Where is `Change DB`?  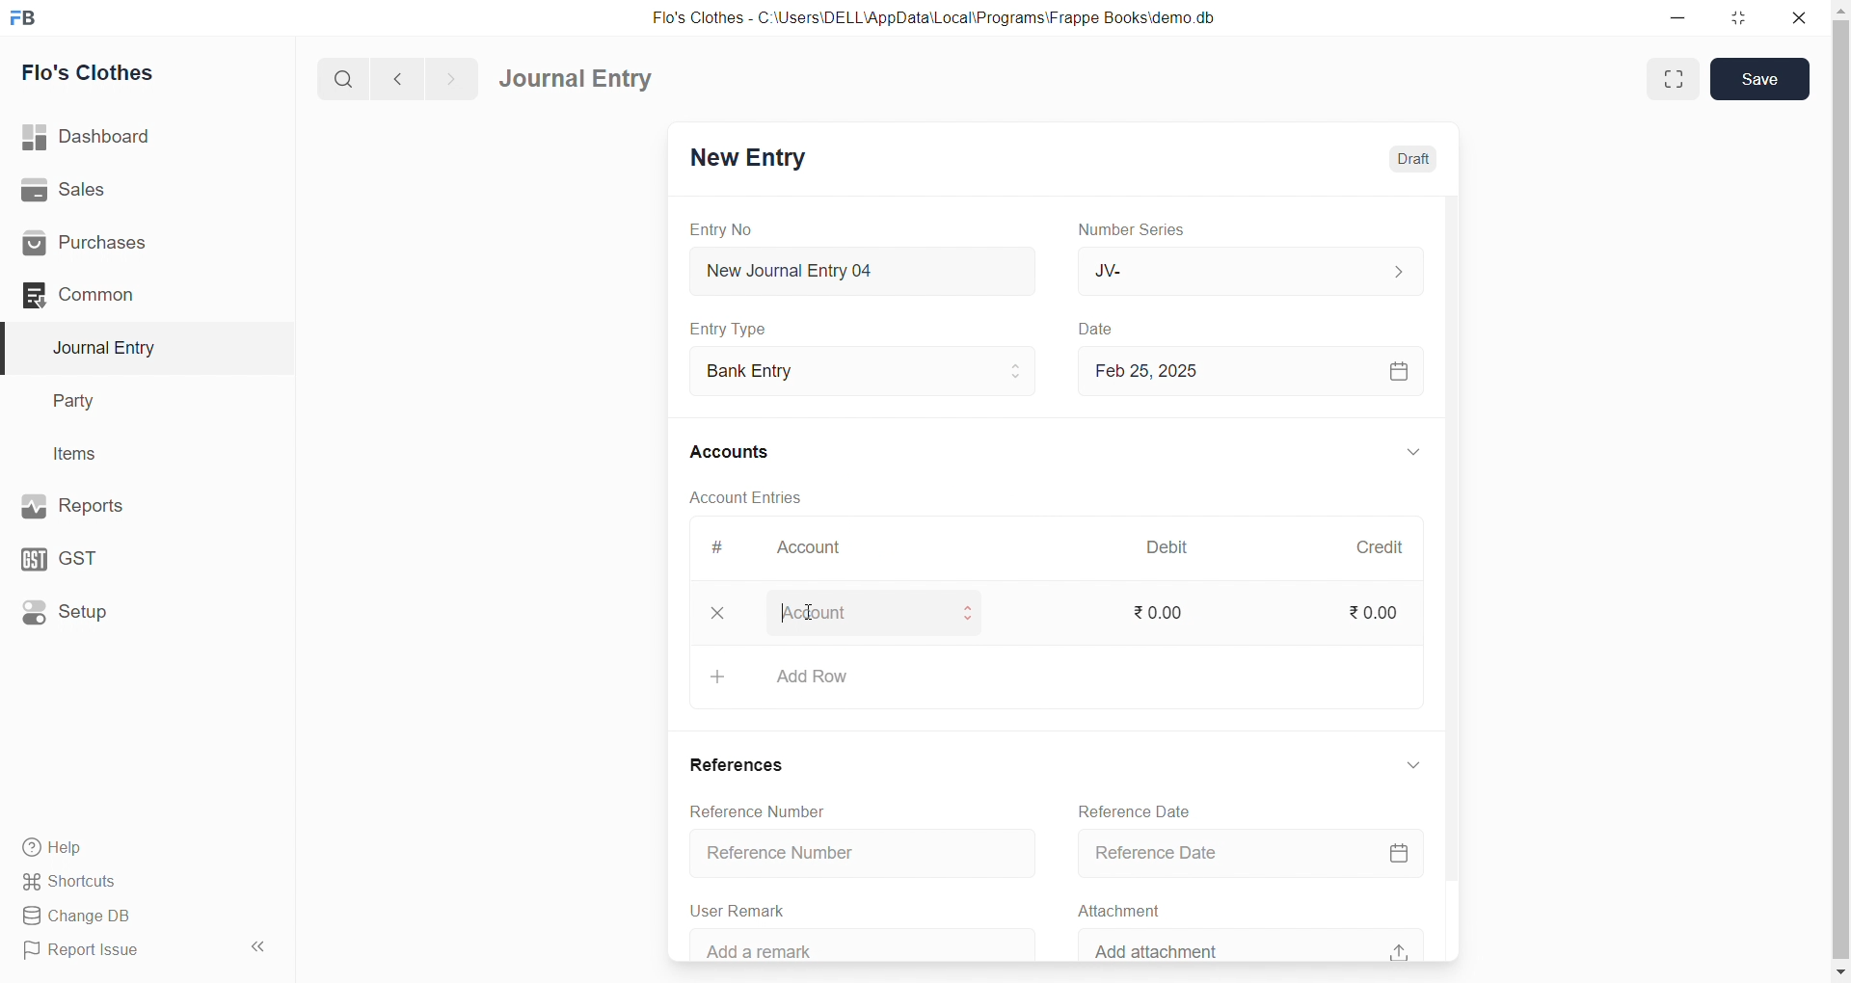 Change DB is located at coordinates (138, 917).